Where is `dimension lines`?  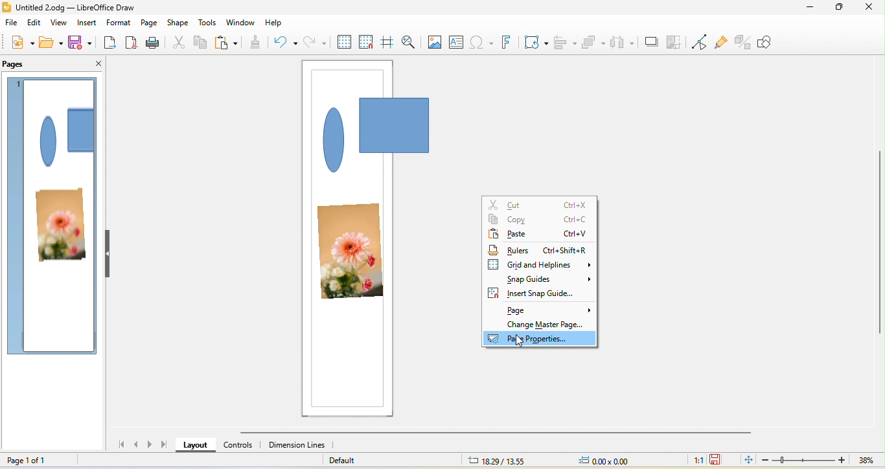
dimension lines is located at coordinates (298, 446).